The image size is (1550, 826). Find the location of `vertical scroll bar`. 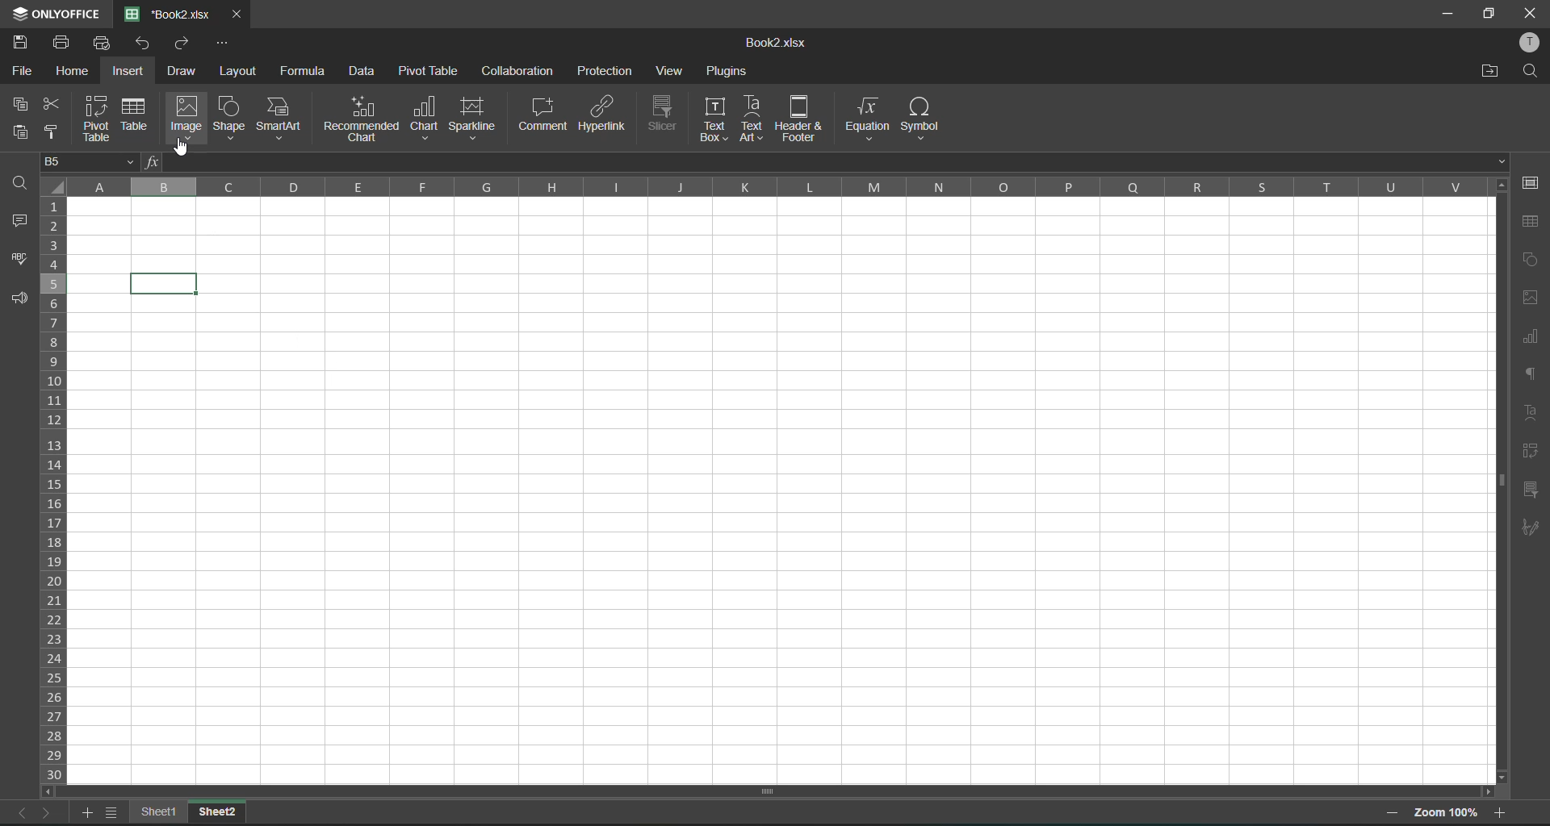

vertical scroll bar is located at coordinates (1498, 380).